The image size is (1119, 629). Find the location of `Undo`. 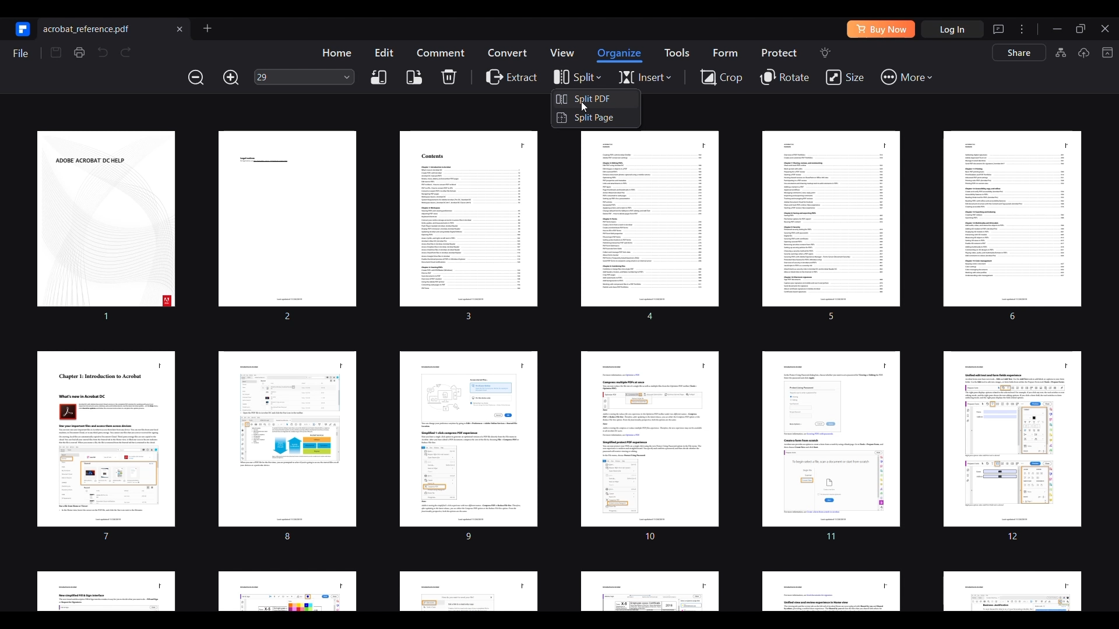

Undo is located at coordinates (102, 52).